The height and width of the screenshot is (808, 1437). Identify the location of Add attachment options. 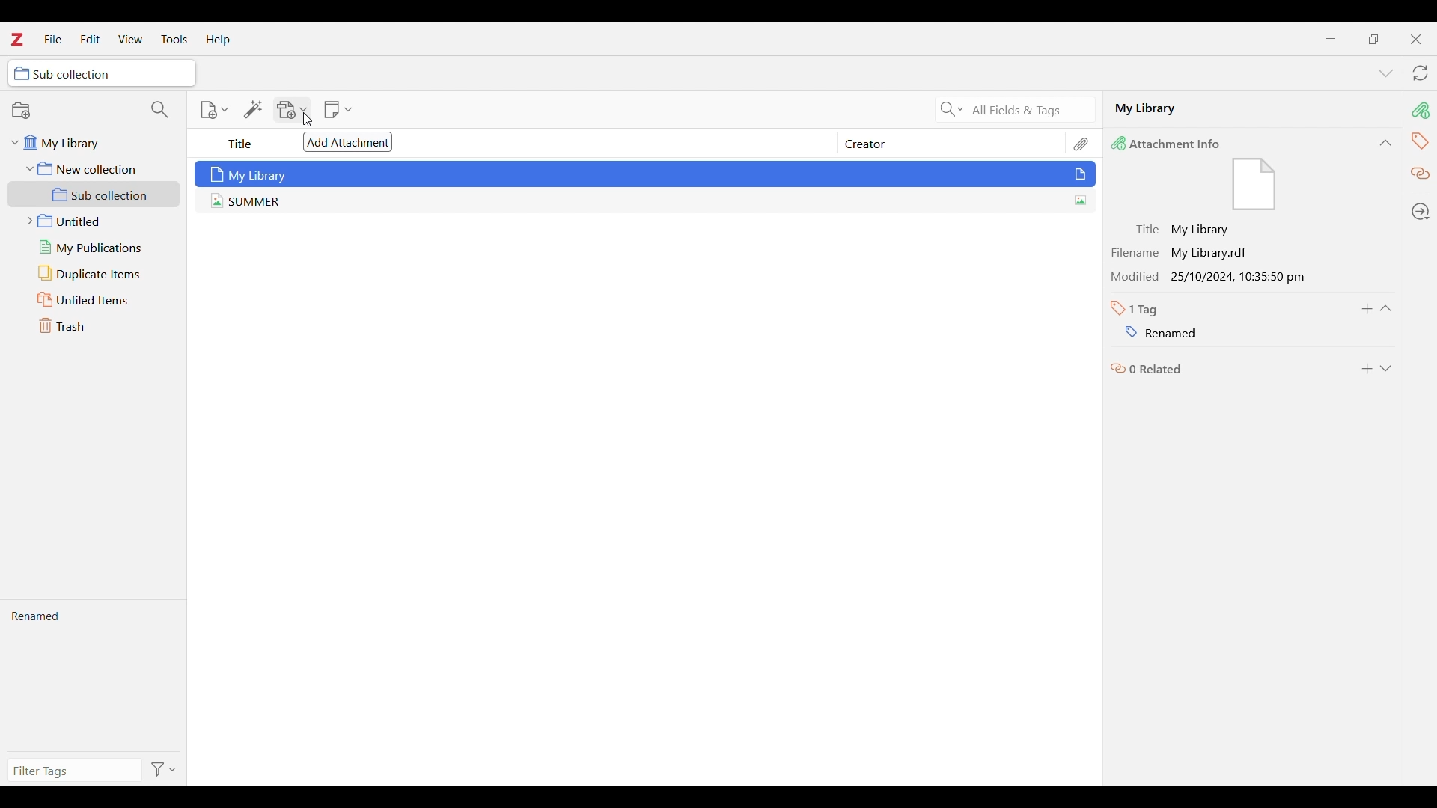
(293, 110).